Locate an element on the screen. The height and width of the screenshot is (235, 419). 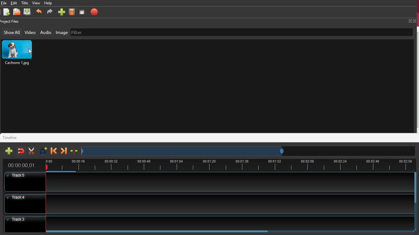
timeline is located at coordinates (11, 137).